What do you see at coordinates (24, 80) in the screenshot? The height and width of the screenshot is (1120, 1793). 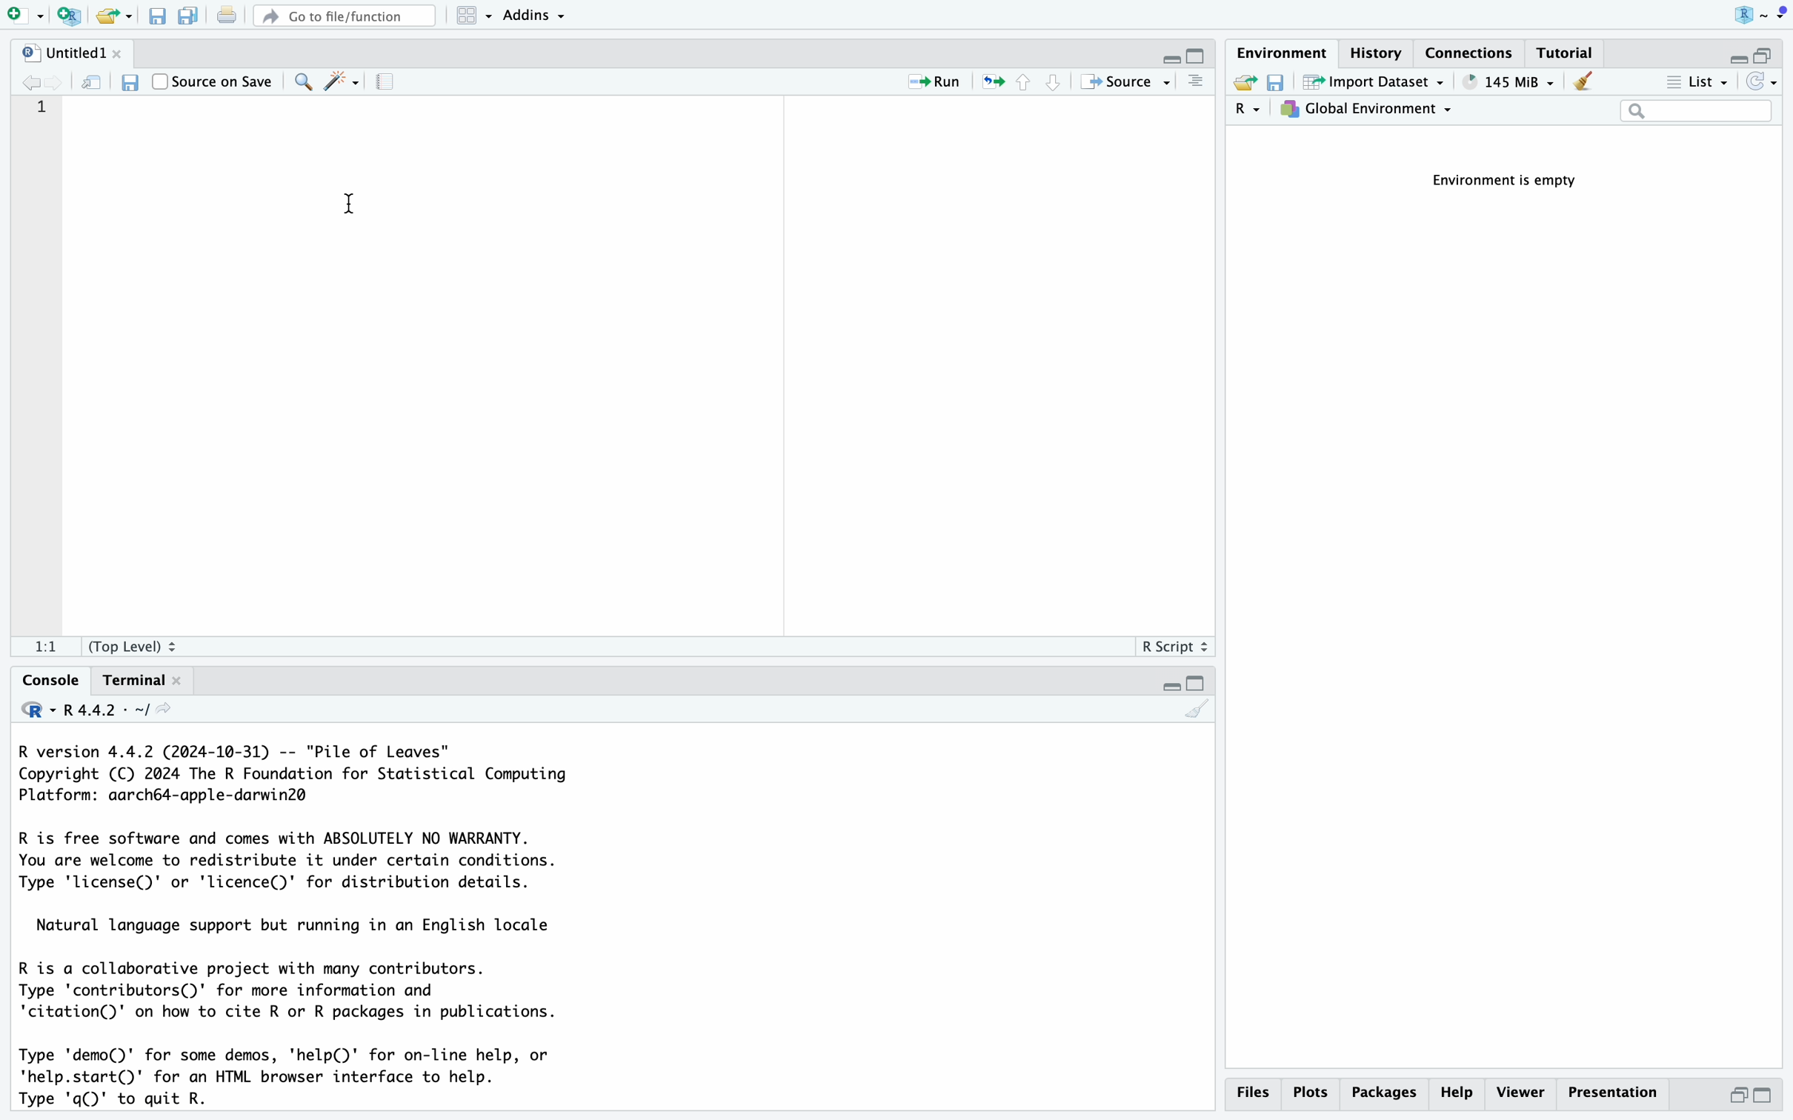 I see `go back to the previous source location` at bounding box center [24, 80].